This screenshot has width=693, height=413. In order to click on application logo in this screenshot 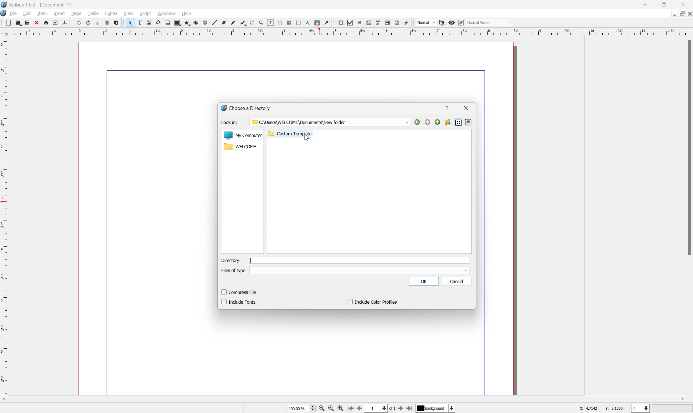, I will do `click(4, 13)`.